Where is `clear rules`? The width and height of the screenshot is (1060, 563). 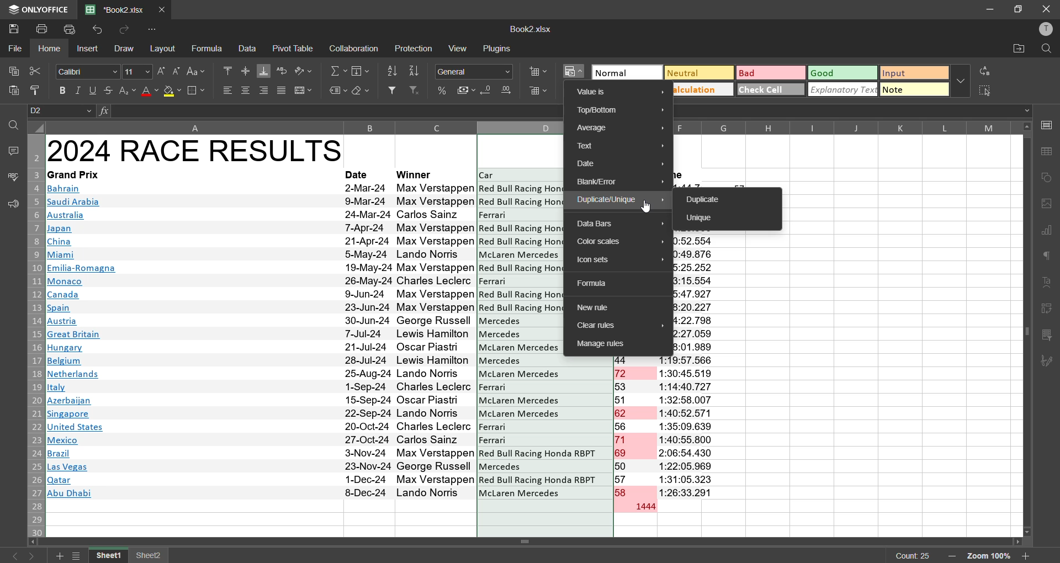 clear rules is located at coordinates (616, 326).